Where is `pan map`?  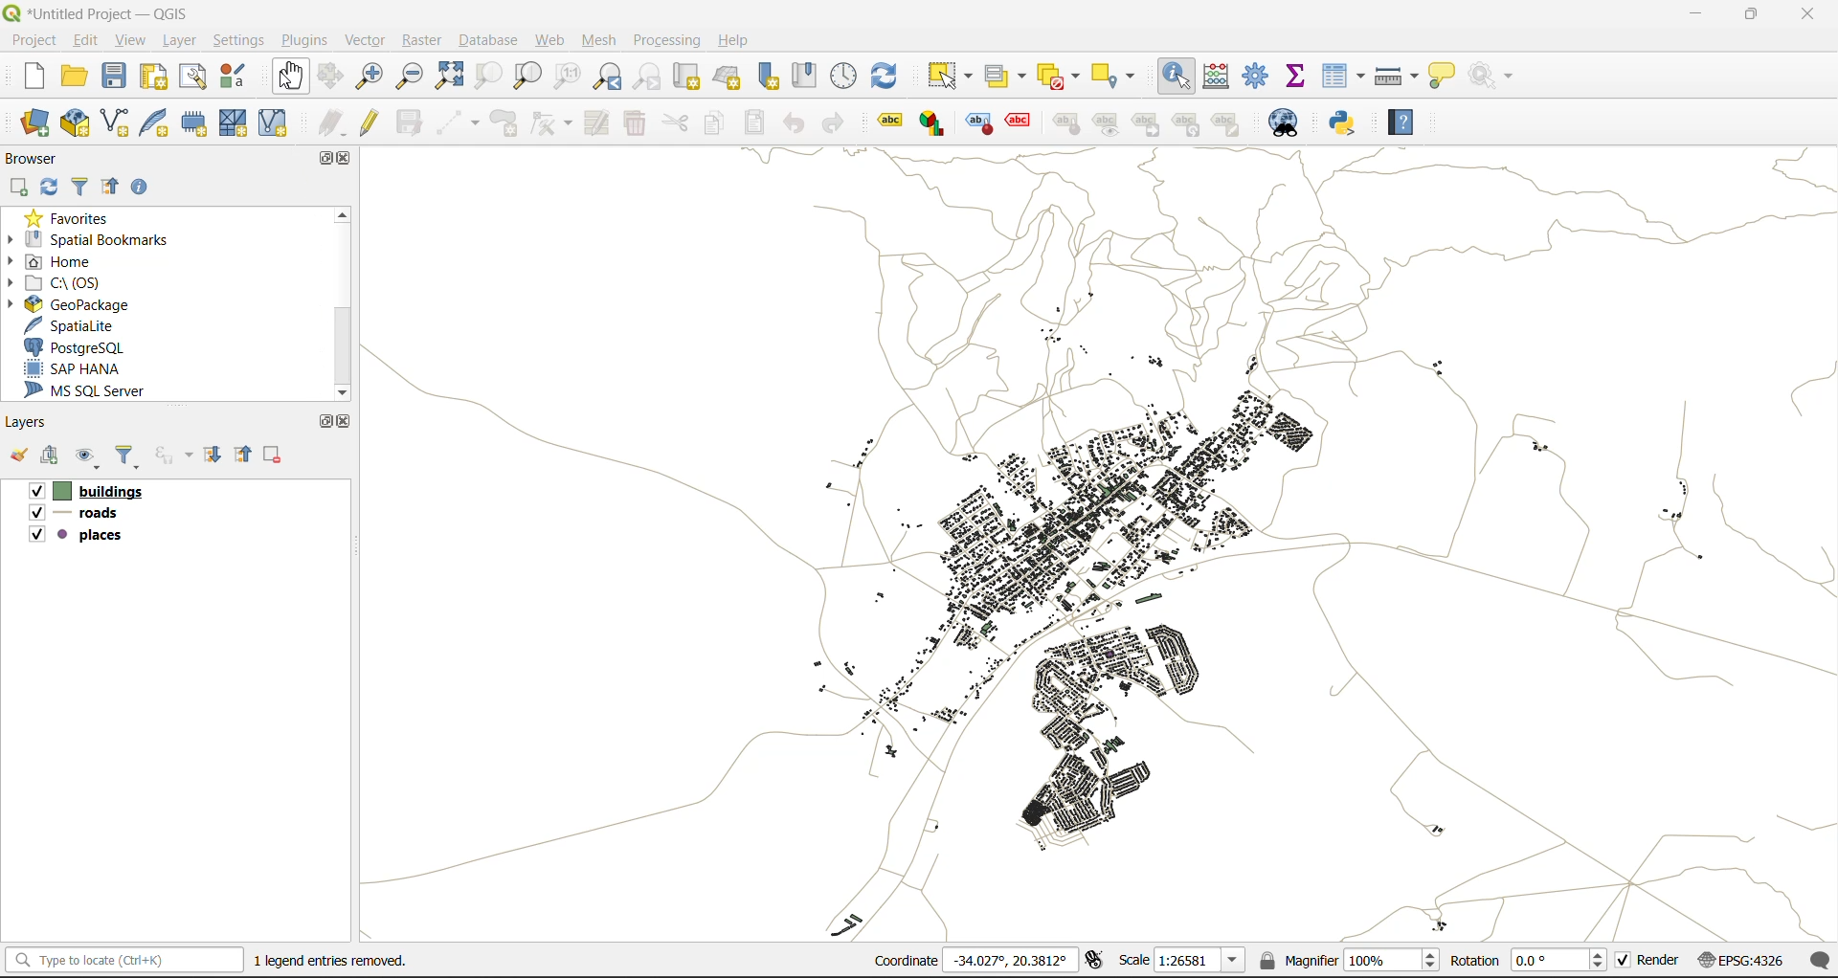
pan map is located at coordinates (286, 74).